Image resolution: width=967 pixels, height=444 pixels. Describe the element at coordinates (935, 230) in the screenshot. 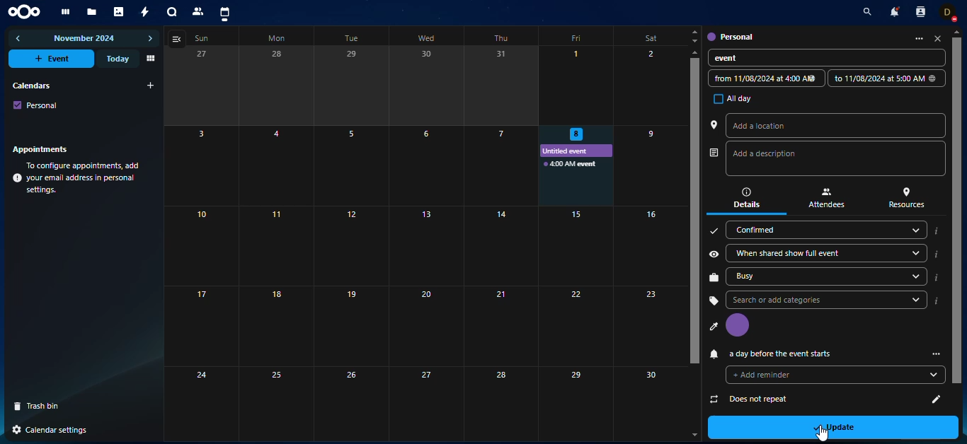

I see `i` at that location.